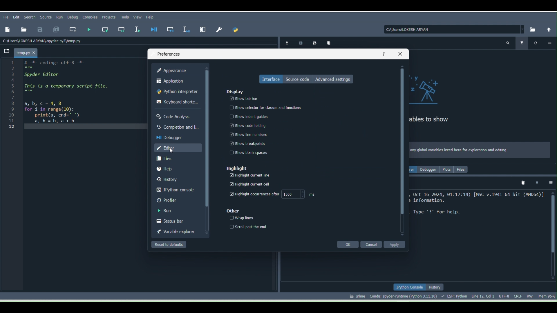  Describe the element at coordinates (400, 54) in the screenshot. I see `Close` at that location.